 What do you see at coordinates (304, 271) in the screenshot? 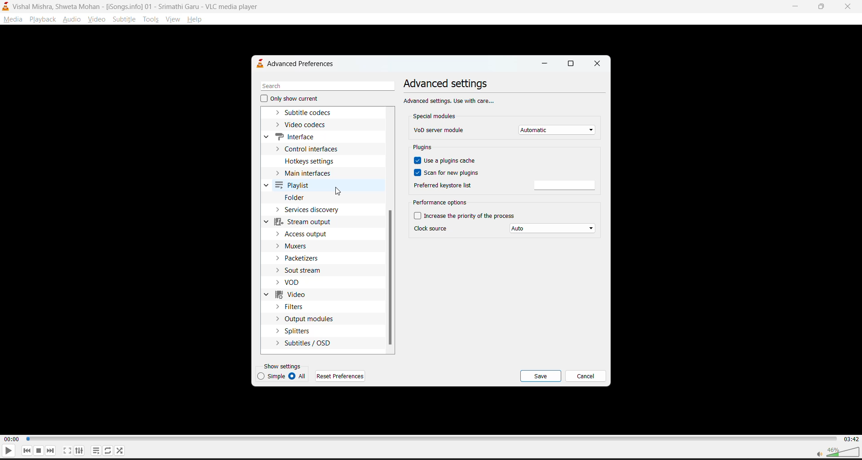
I see `sout stream` at bounding box center [304, 271].